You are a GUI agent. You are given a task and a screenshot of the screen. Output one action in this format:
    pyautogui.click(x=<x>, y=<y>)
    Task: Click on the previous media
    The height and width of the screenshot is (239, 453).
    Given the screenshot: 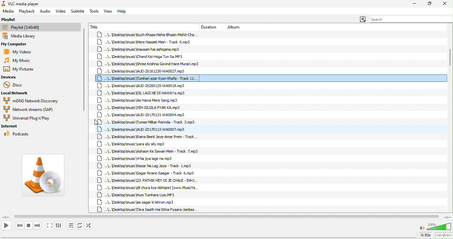 What is the action you would take?
    pyautogui.click(x=20, y=226)
    